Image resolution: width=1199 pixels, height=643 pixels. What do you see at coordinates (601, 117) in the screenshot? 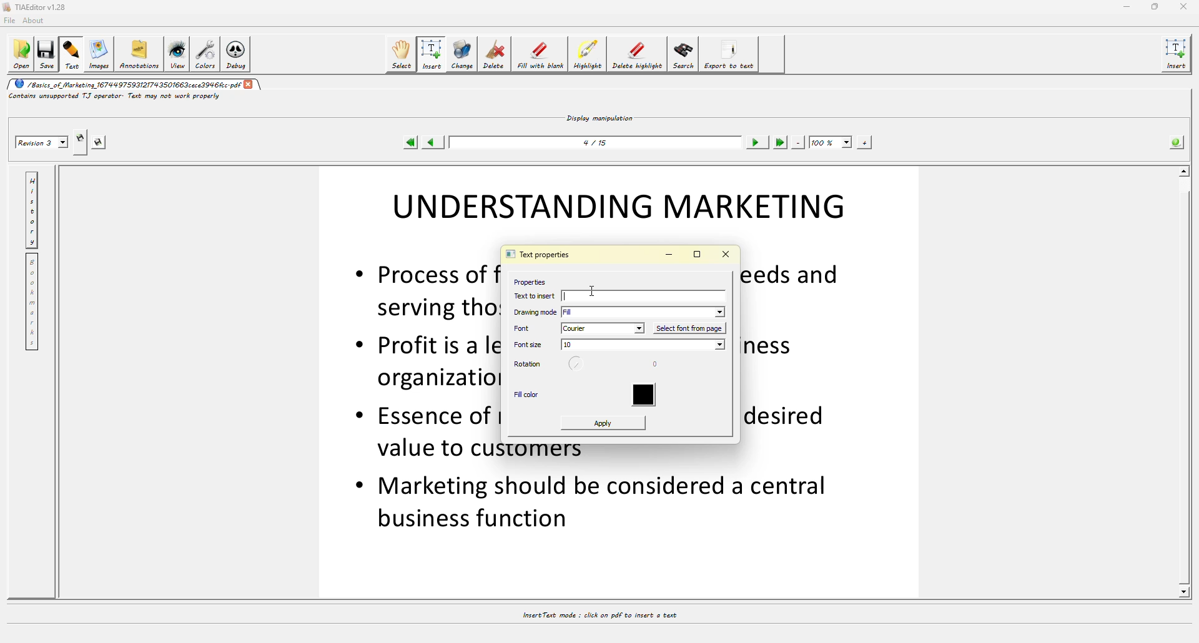
I see `display manipulation` at bounding box center [601, 117].